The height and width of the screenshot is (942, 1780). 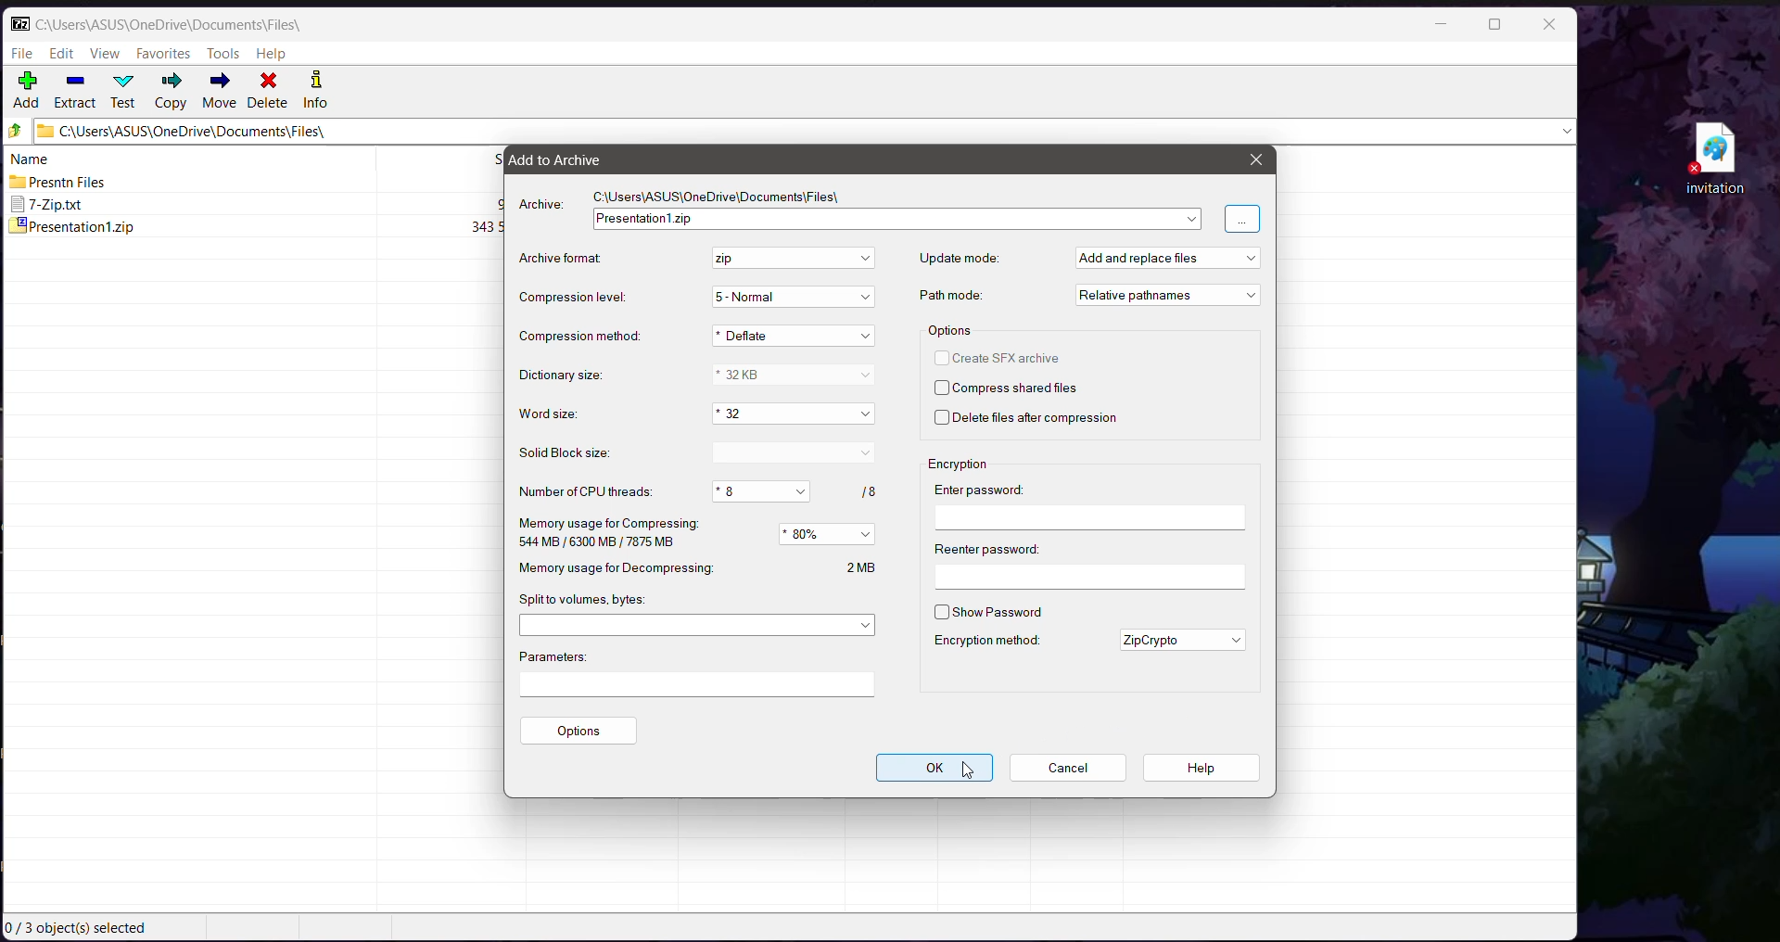 I want to click on Compress shared files - click to enable/disable, so click(x=1005, y=388).